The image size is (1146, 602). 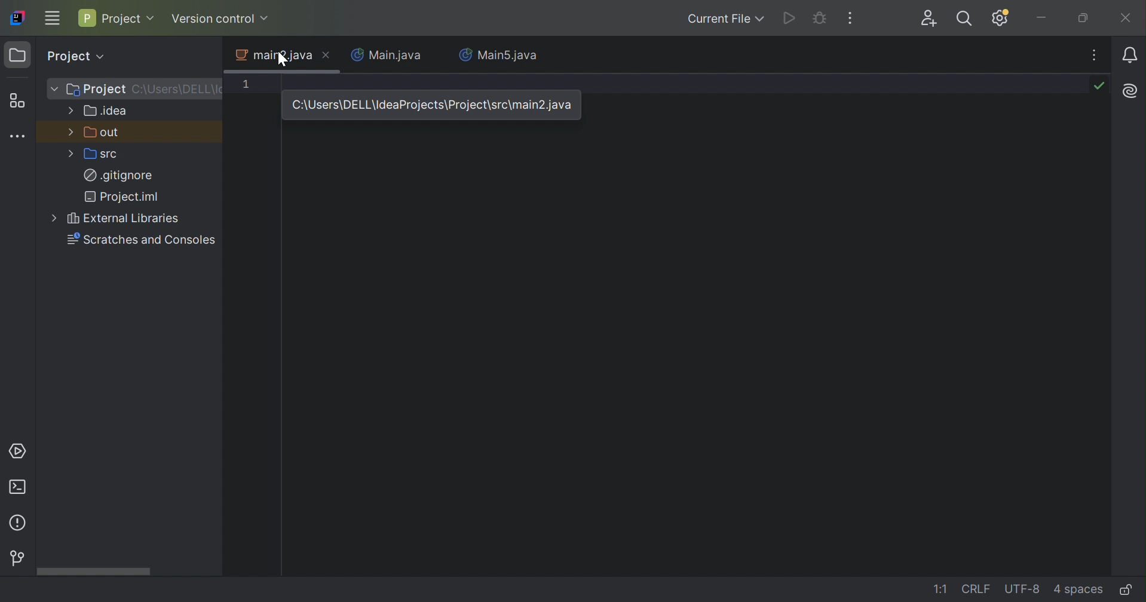 What do you see at coordinates (14, 559) in the screenshot?
I see `Version control` at bounding box center [14, 559].